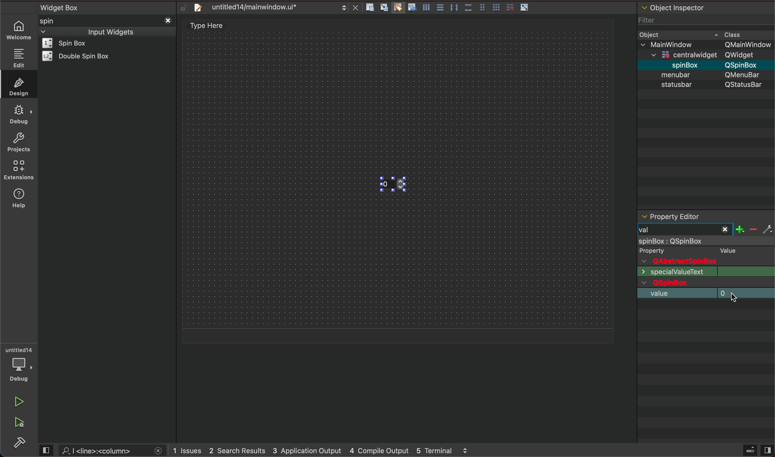 The height and width of the screenshot is (457, 775). Describe the element at coordinates (660, 250) in the screenshot. I see `text` at that location.